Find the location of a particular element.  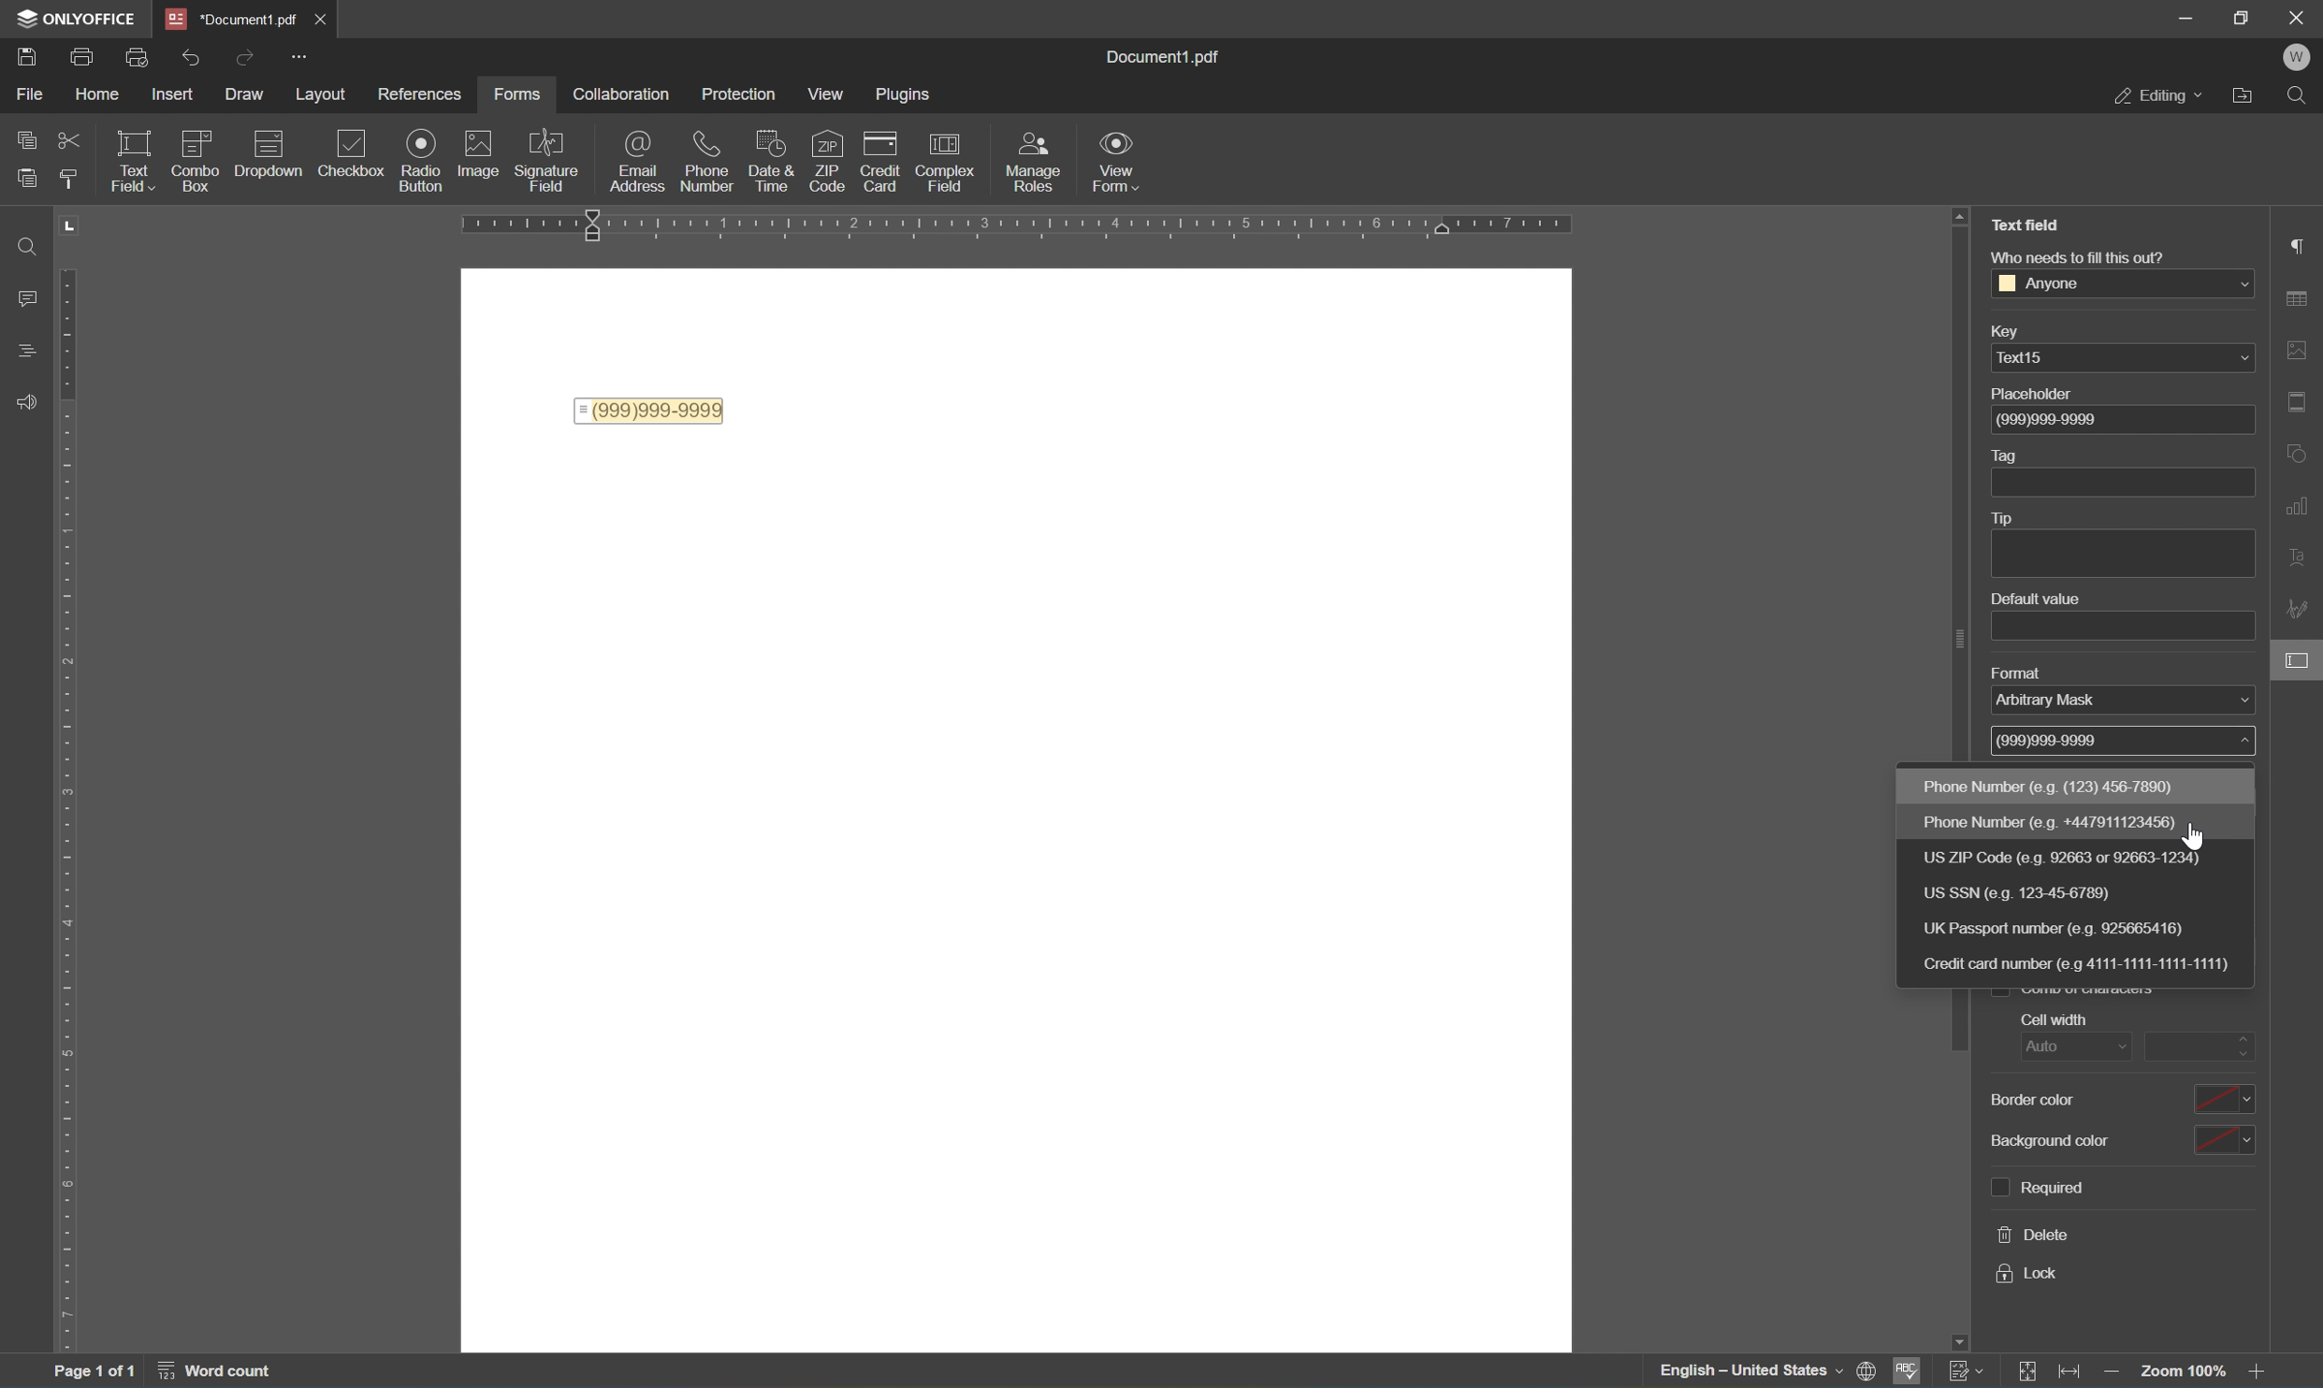

zoom 100% is located at coordinates (2185, 1375).